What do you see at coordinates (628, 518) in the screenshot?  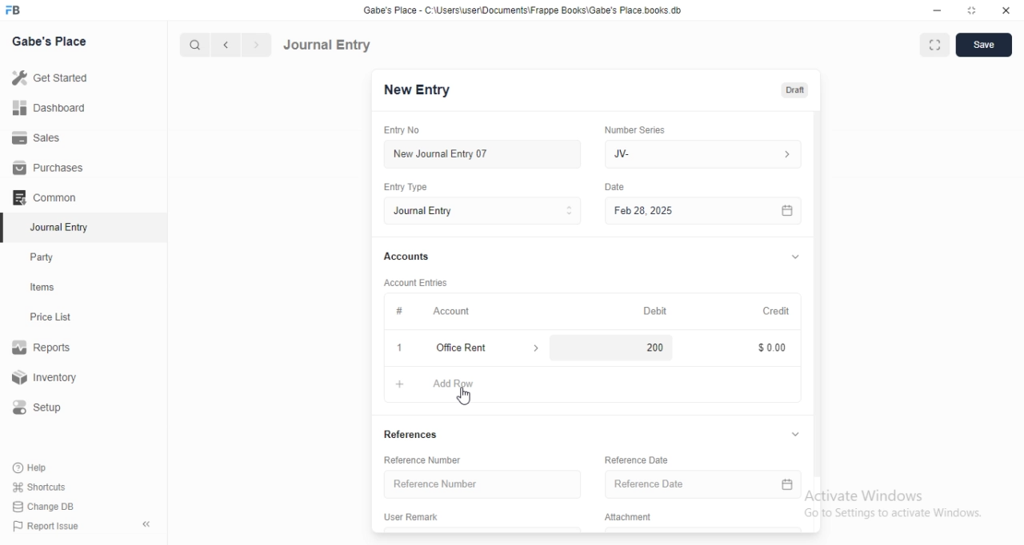 I see `Attachment` at bounding box center [628, 518].